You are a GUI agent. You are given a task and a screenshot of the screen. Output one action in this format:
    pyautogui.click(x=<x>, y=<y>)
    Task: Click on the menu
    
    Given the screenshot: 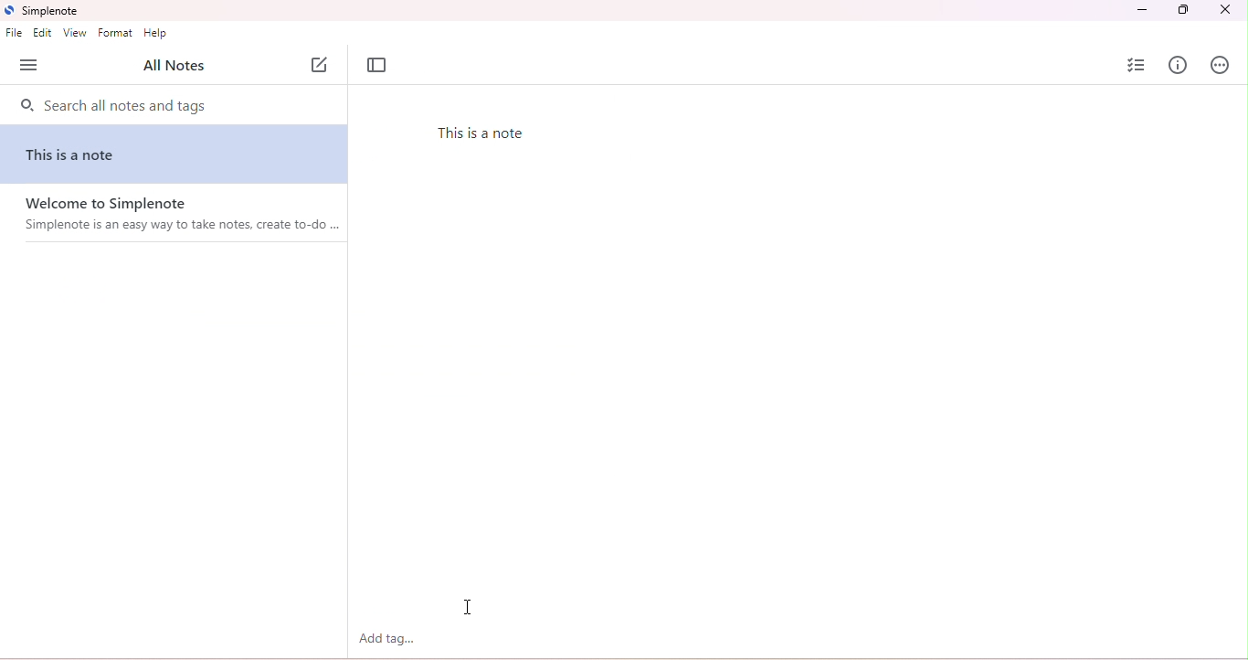 What is the action you would take?
    pyautogui.click(x=29, y=66)
    